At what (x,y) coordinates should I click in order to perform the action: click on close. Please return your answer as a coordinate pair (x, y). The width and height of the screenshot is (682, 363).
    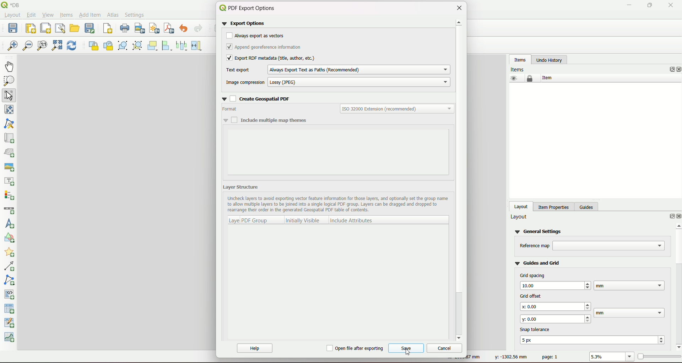
    Looking at the image, I should click on (671, 5).